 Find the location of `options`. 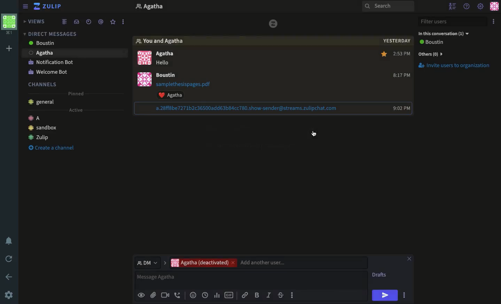

options is located at coordinates (293, 297).